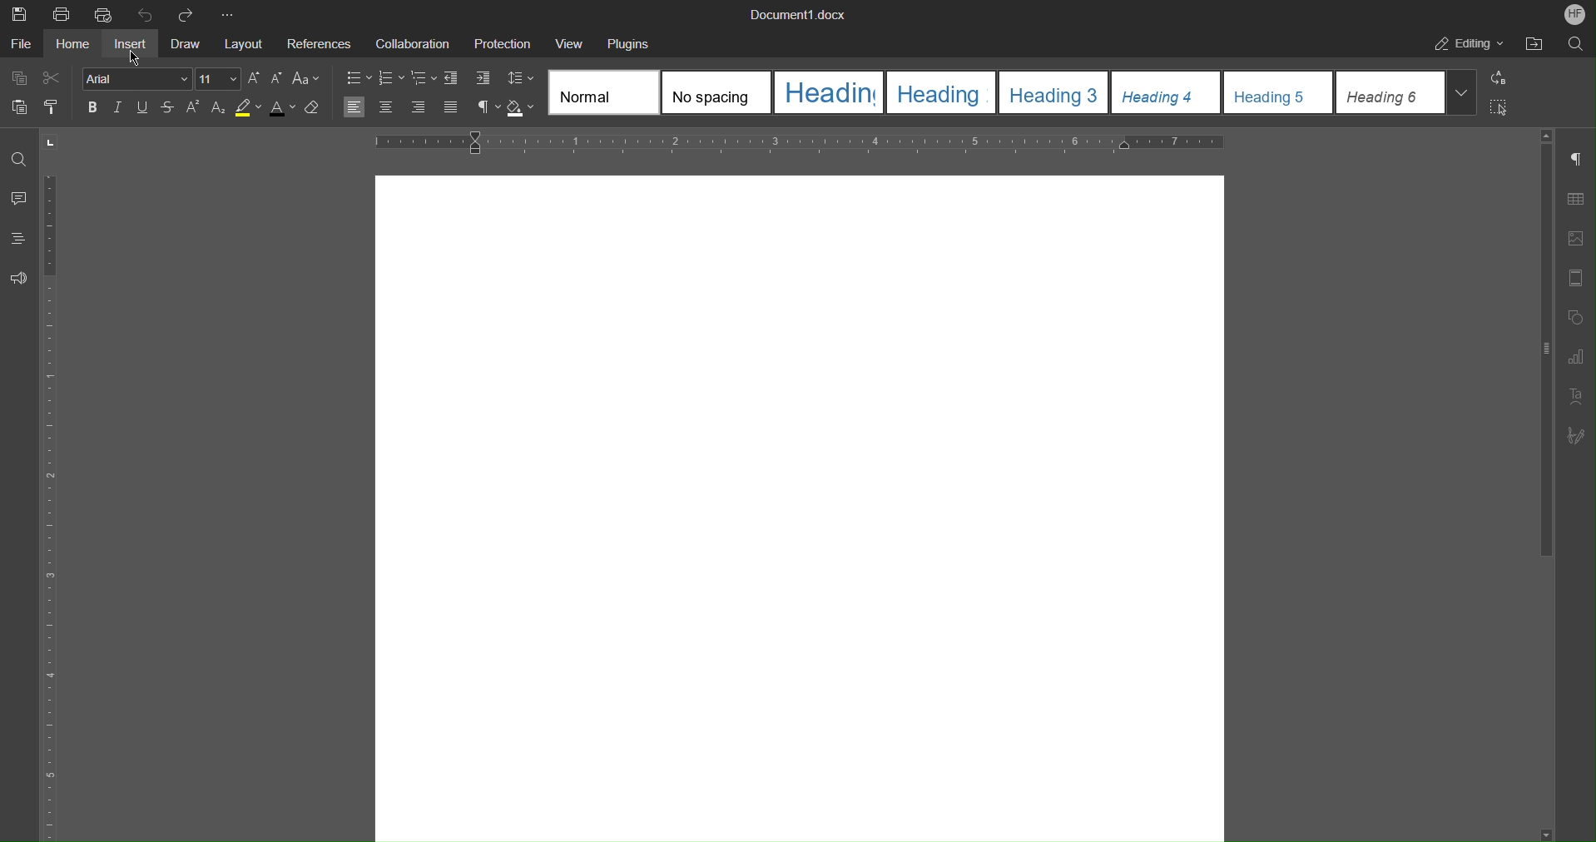  I want to click on Font Size, so click(220, 79).